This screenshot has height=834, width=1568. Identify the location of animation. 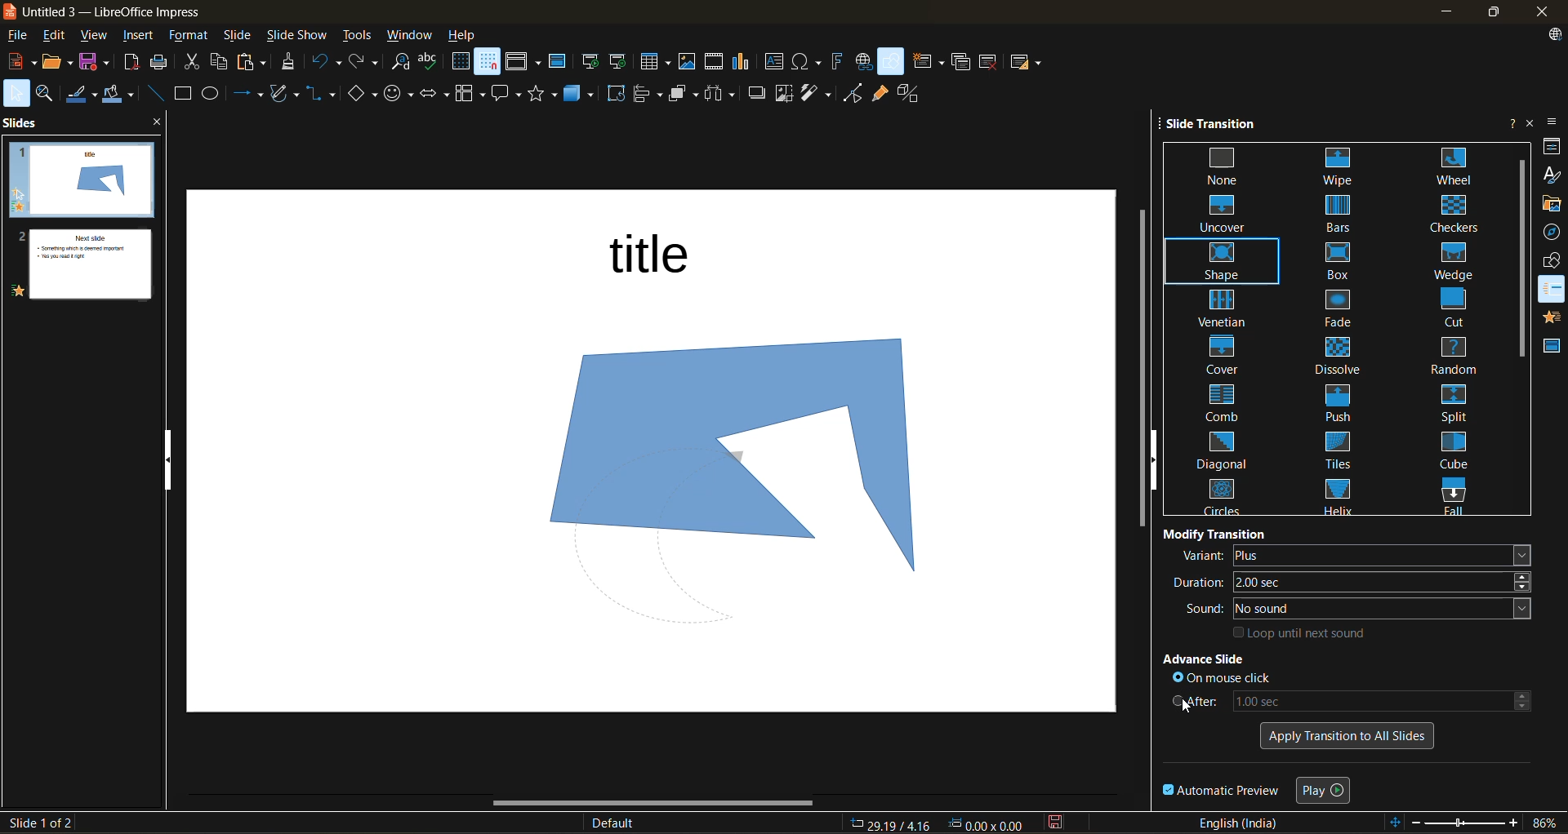
(1553, 291).